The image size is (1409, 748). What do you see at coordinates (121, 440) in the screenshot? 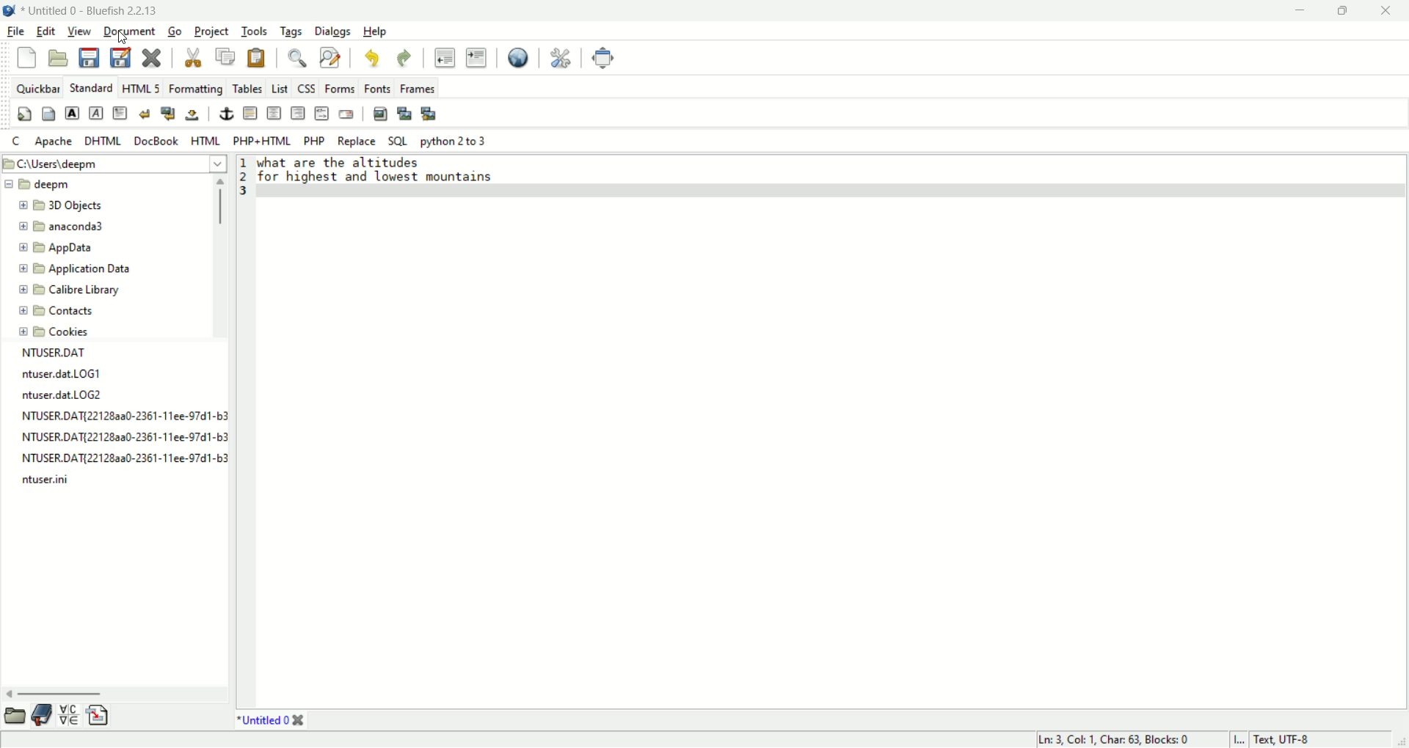
I see `file name` at bounding box center [121, 440].